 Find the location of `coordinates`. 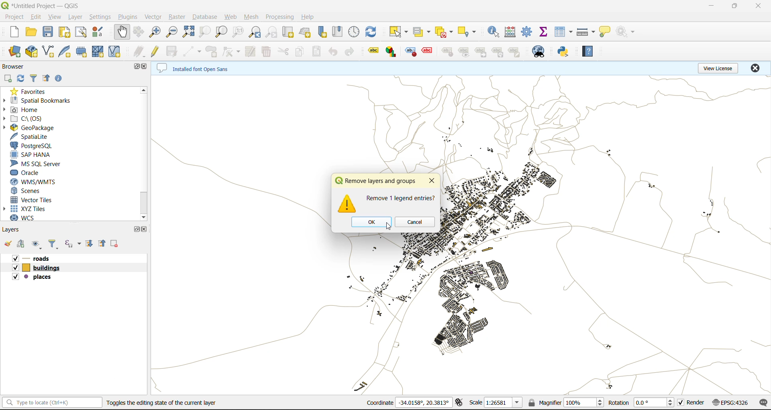

coordinates is located at coordinates (409, 402).